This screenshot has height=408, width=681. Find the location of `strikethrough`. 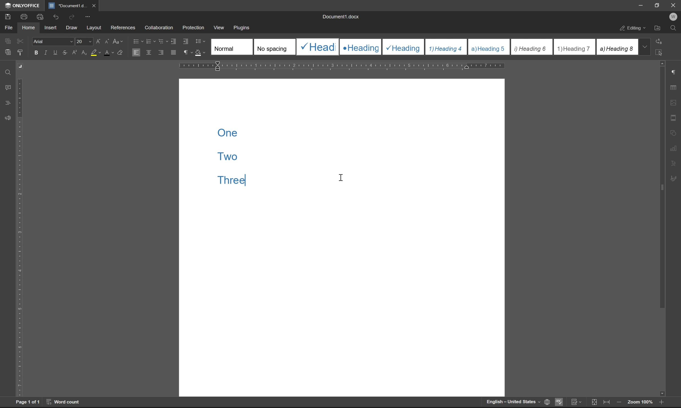

strikethrough is located at coordinates (66, 52).